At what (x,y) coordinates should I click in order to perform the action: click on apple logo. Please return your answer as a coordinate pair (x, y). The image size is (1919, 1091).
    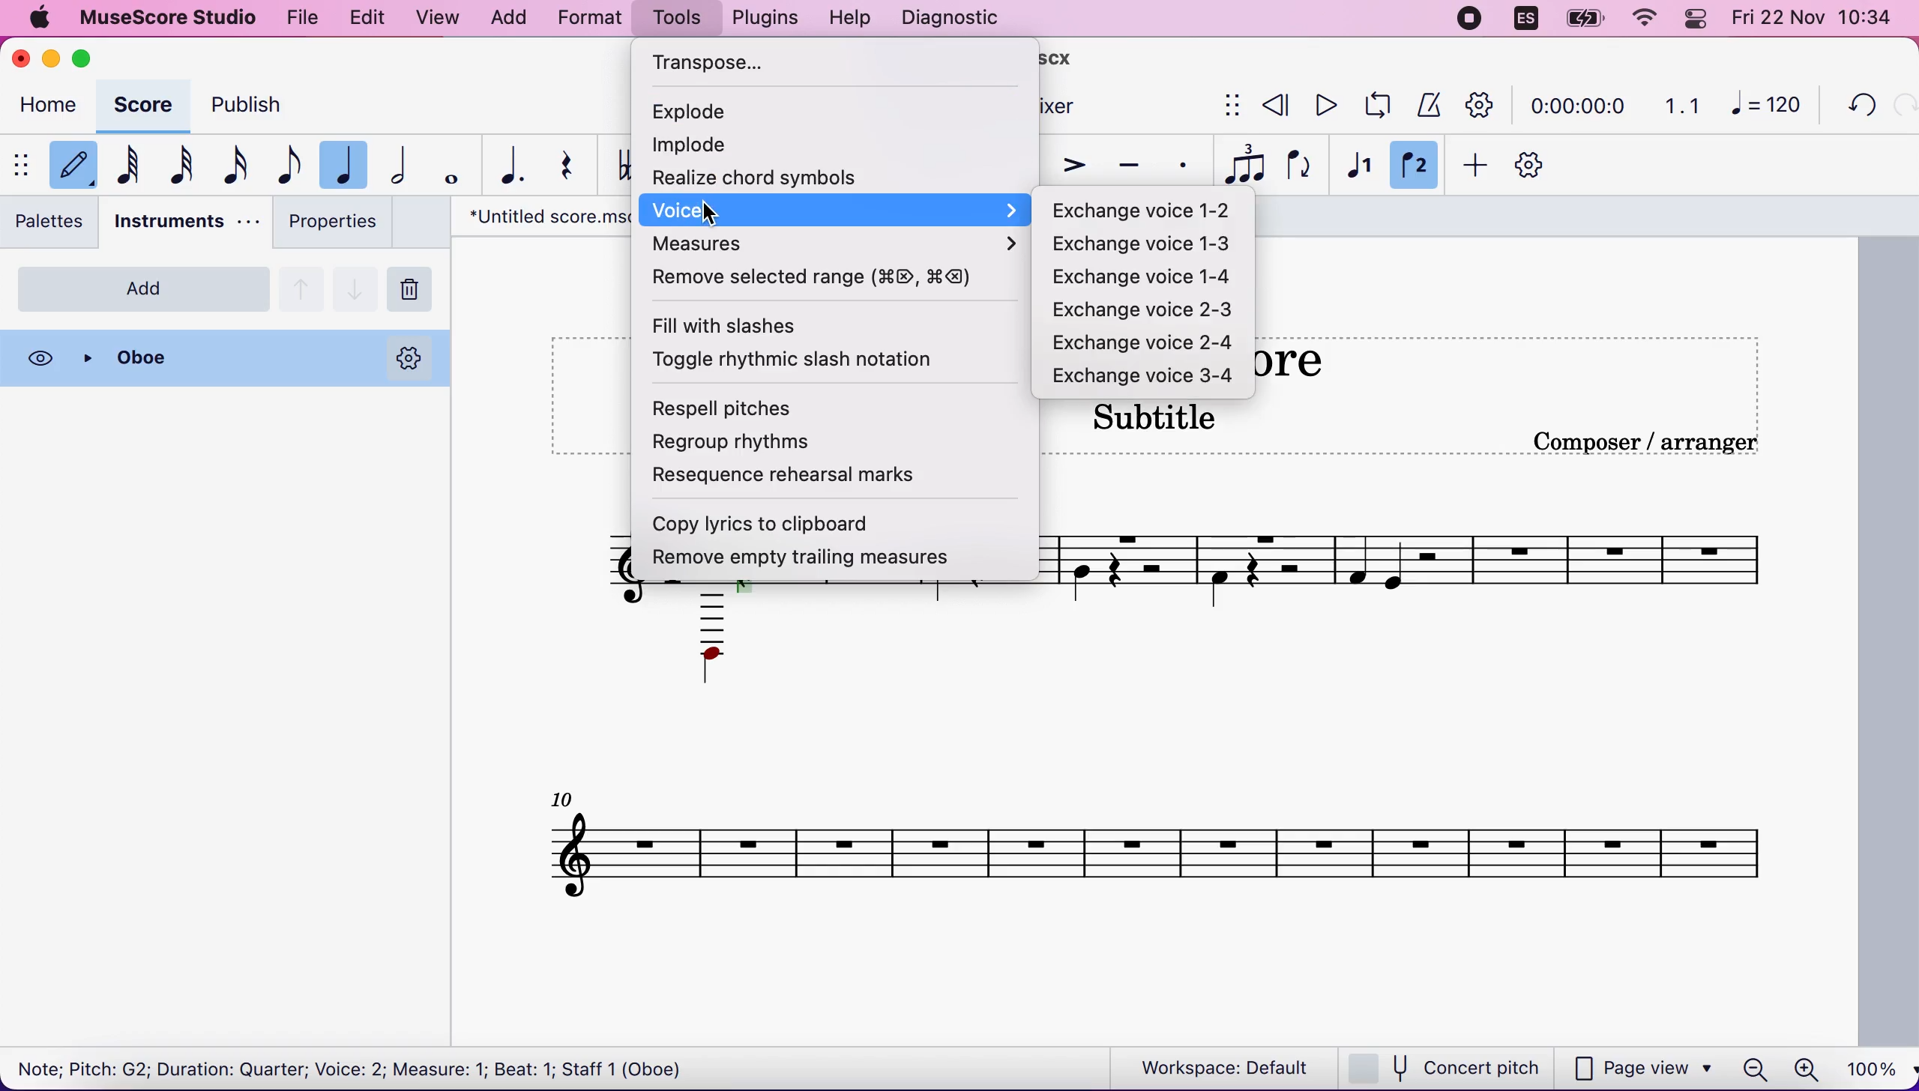
    Looking at the image, I should click on (46, 20).